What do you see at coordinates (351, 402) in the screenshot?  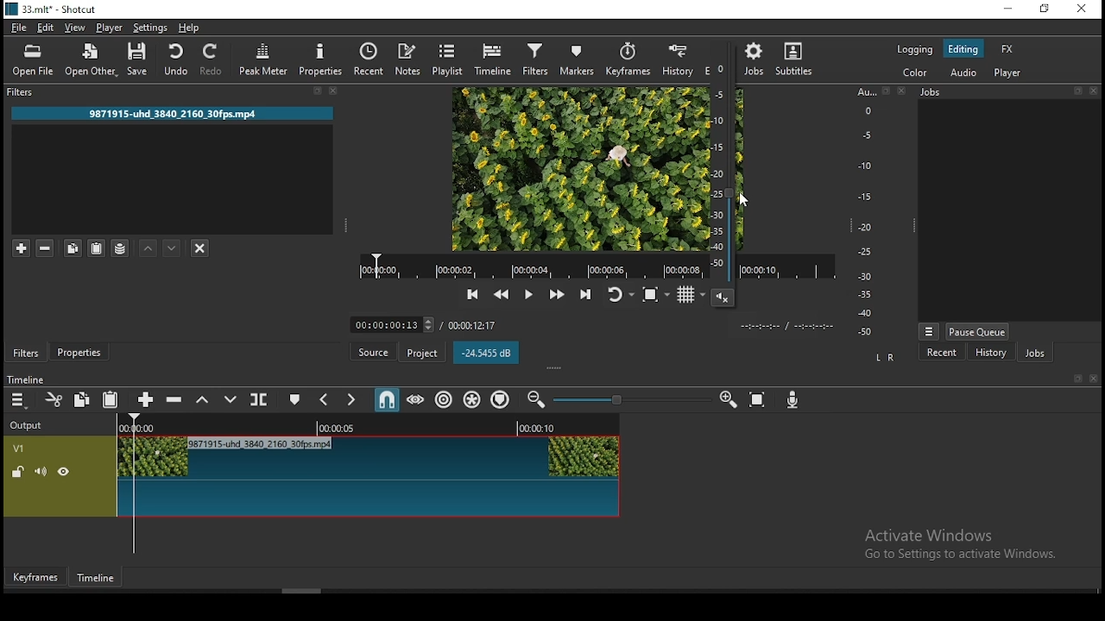 I see `next marker` at bounding box center [351, 402].